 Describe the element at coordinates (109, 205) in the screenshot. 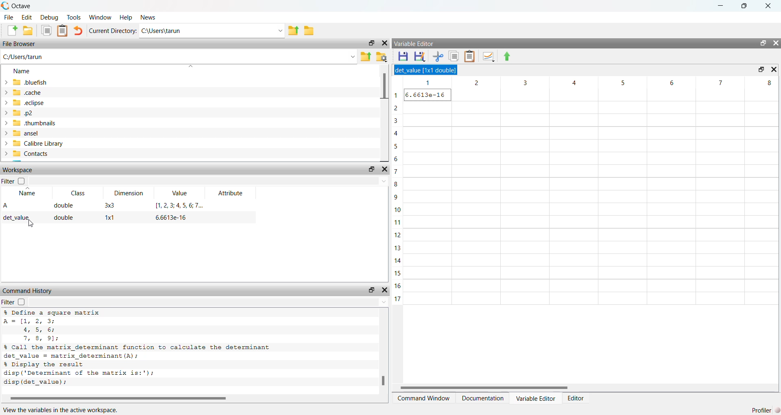

I see `3x3` at that location.